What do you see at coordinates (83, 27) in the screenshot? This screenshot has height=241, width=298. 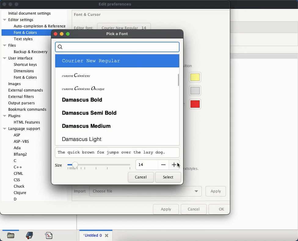 I see `editor font` at bounding box center [83, 27].